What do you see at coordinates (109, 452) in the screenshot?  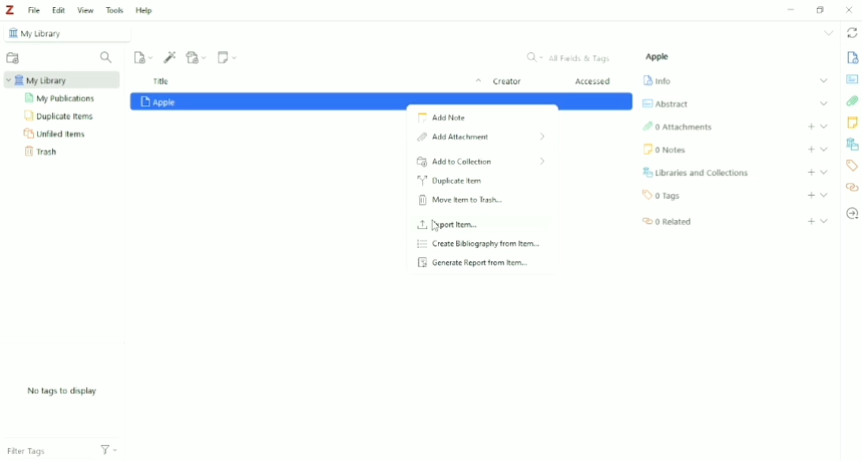 I see `Actions` at bounding box center [109, 452].